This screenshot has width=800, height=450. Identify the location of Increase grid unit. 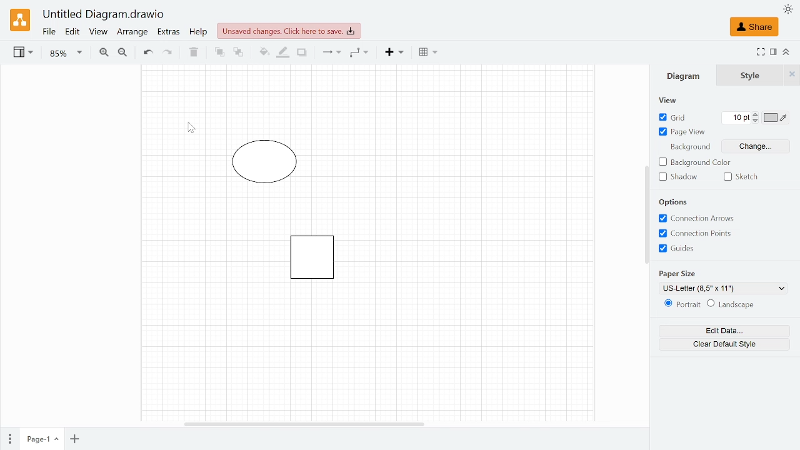
(756, 114).